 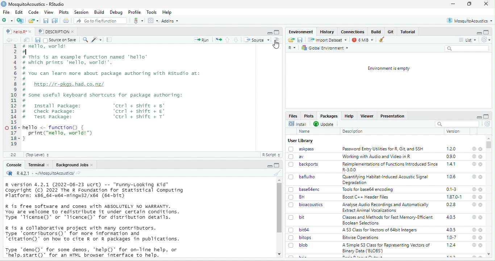 I want to click on 12:1, so click(x=14, y=154).